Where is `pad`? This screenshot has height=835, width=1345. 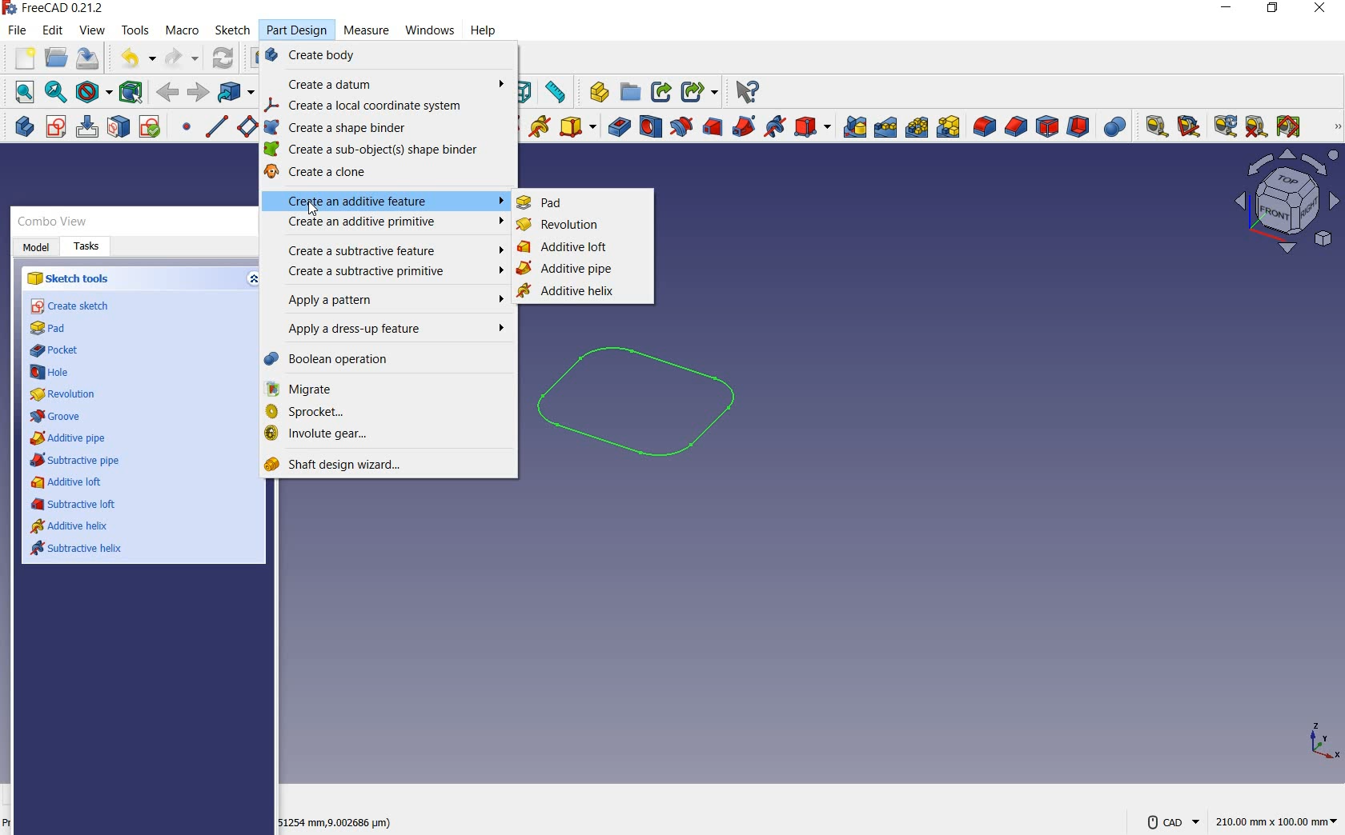 pad is located at coordinates (543, 203).